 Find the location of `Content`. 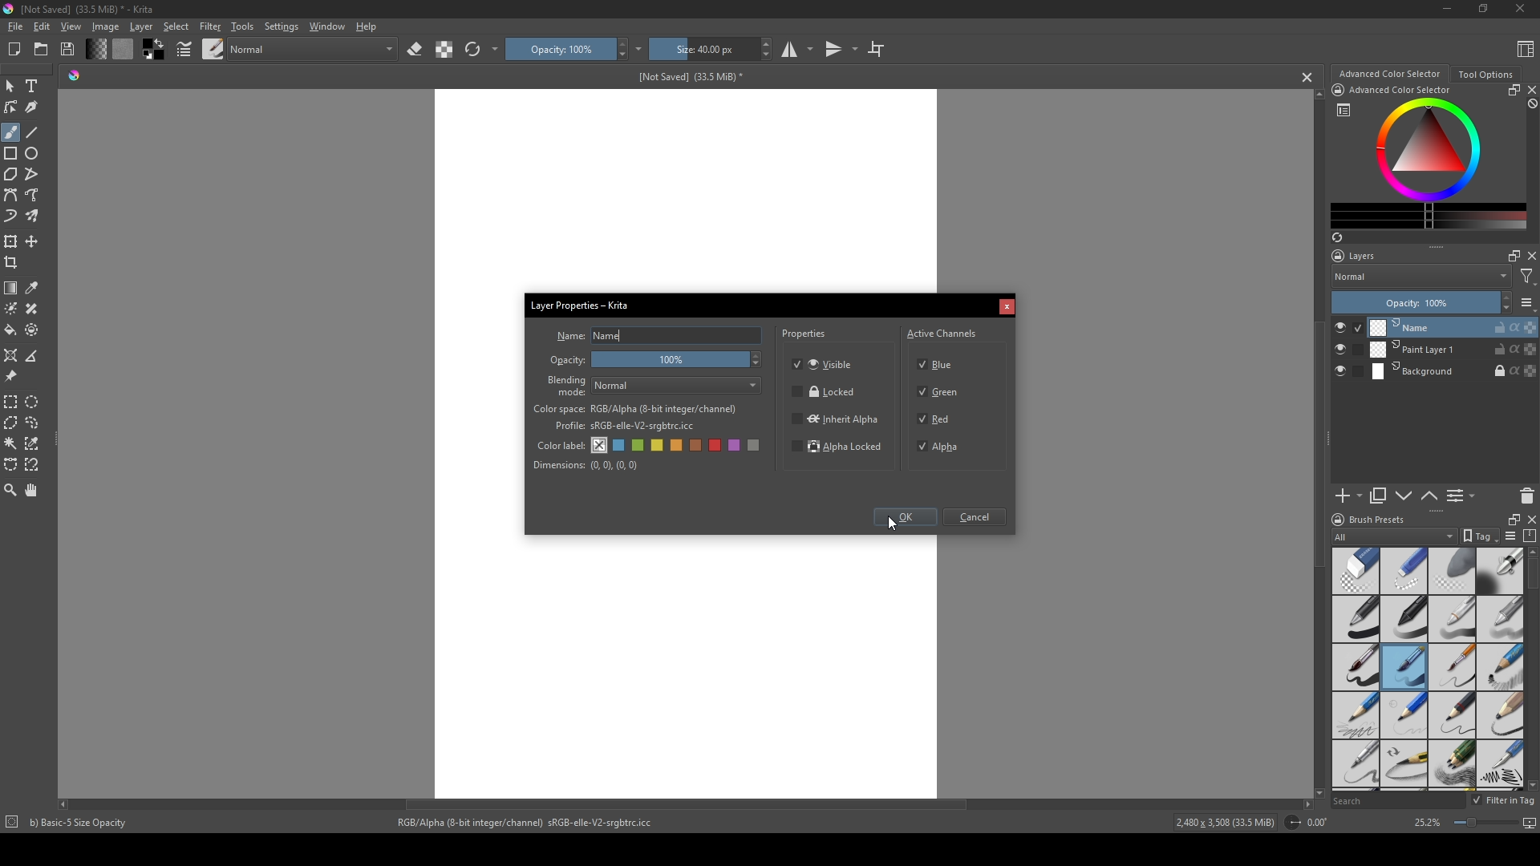

Content is located at coordinates (1526, 48).